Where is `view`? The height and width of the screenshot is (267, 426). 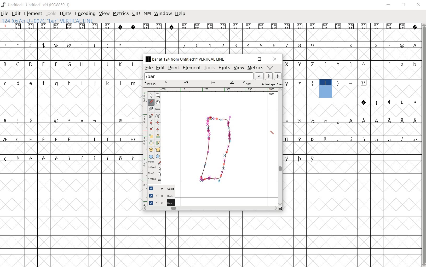 view is located at coordinates (104, 13).